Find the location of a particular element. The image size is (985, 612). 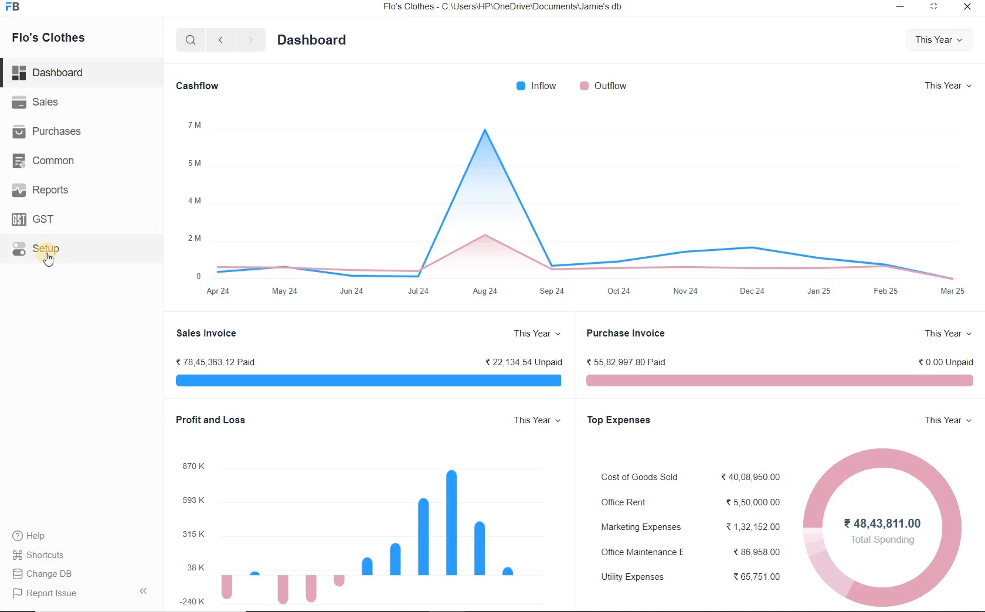

Blue Bar is located at coordinates (368, 380).